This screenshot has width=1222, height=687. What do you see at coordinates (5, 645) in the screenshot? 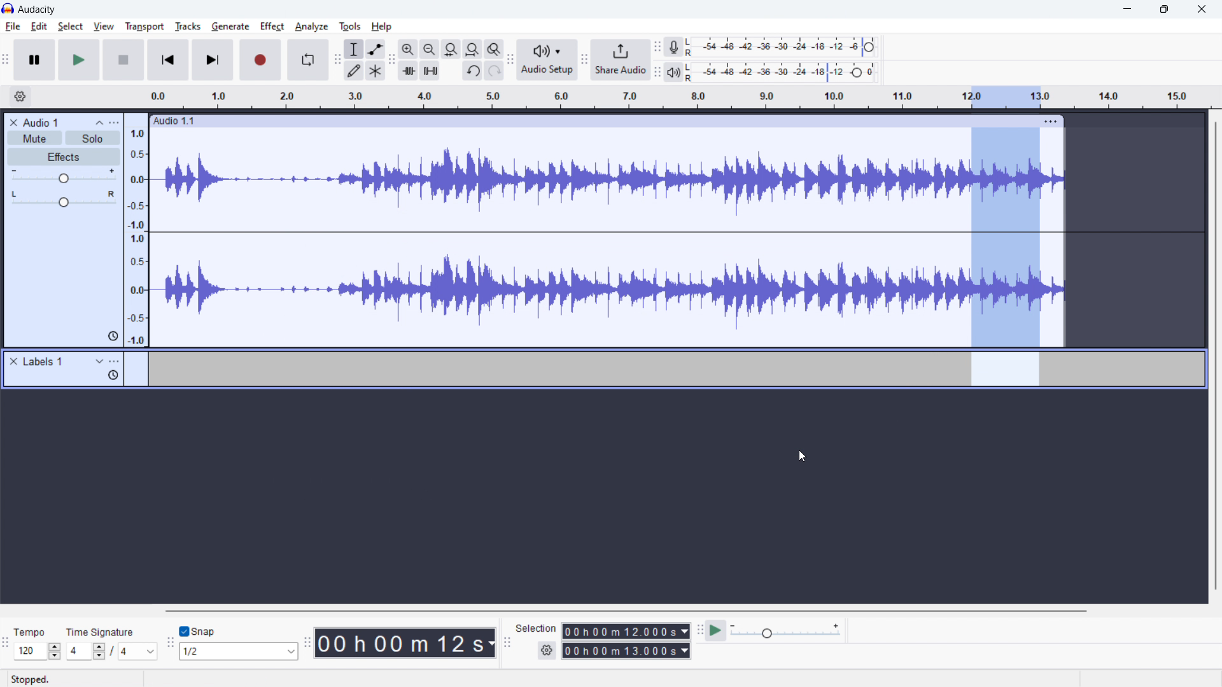
I see `time signature toolbar` at bounding box center [5, 645].